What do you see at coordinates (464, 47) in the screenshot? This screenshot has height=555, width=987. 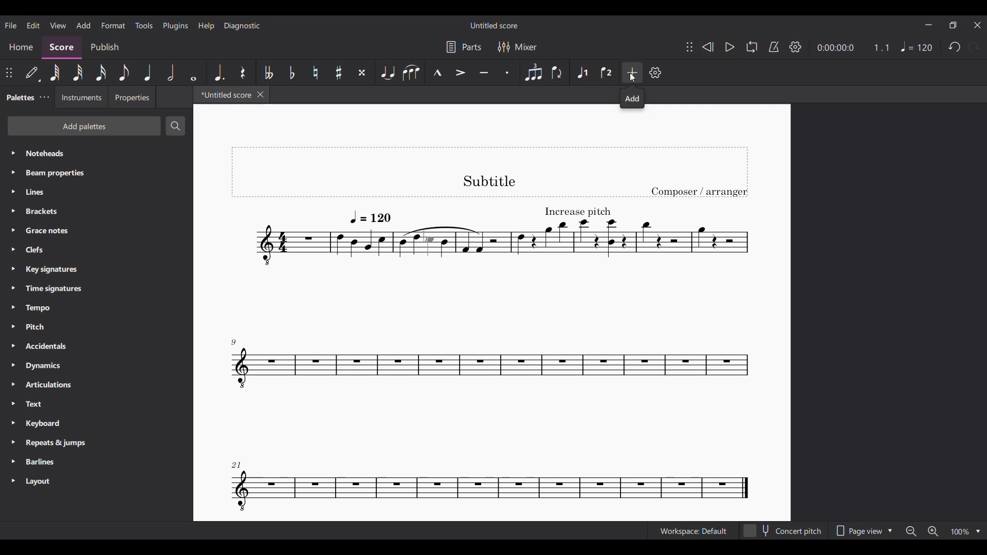 I see `Parts settings` at bounding box center [464, 47].